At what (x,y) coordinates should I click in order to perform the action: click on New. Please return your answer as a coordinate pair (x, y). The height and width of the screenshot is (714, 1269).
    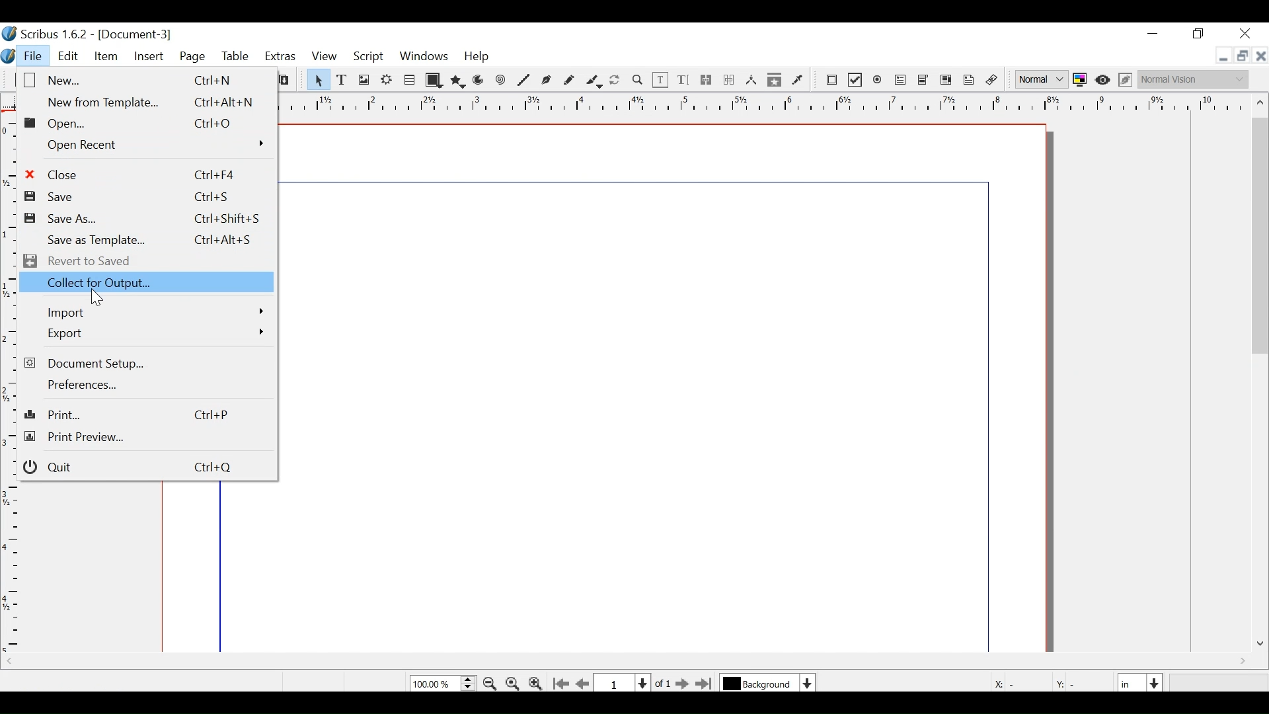
    Looking at the image, I should click on (139, 79).